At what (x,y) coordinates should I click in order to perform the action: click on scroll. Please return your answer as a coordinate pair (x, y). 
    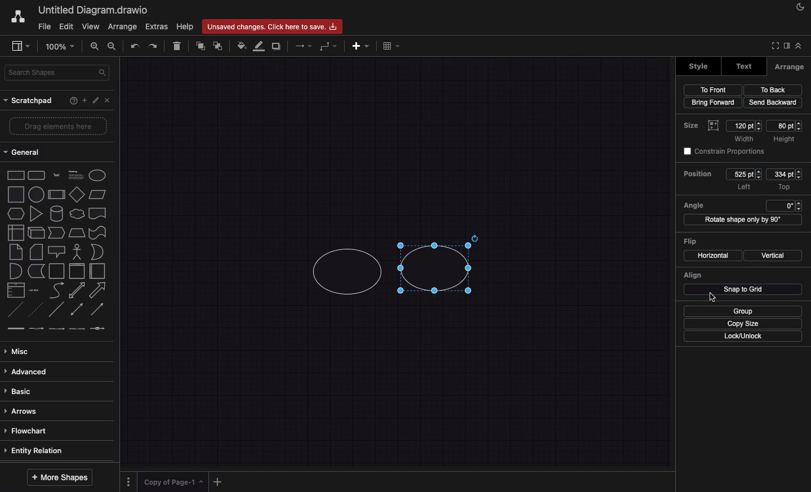
    Looking at the image, I should click on (59, 462).